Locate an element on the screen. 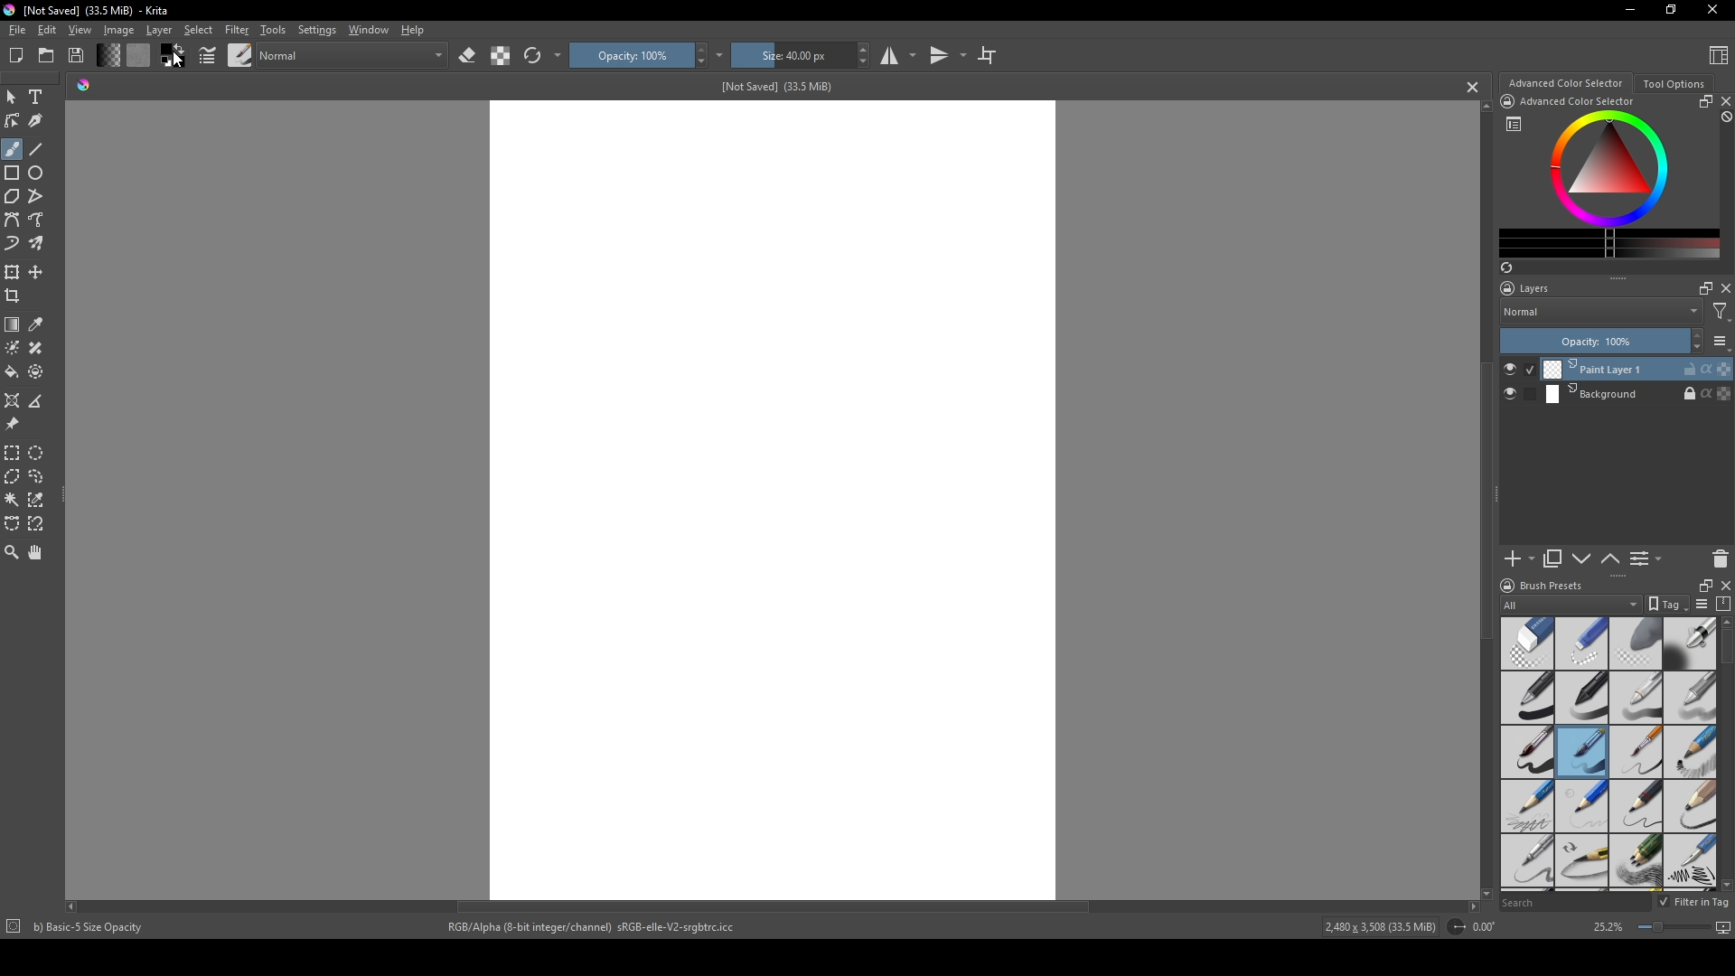  pencil is located at coordinates (1636, 806).